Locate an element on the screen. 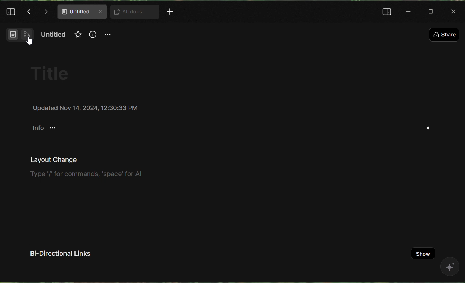 Image resolution: width=465 pixels, height=283 pixels. name is located at coordinates (54, 36).